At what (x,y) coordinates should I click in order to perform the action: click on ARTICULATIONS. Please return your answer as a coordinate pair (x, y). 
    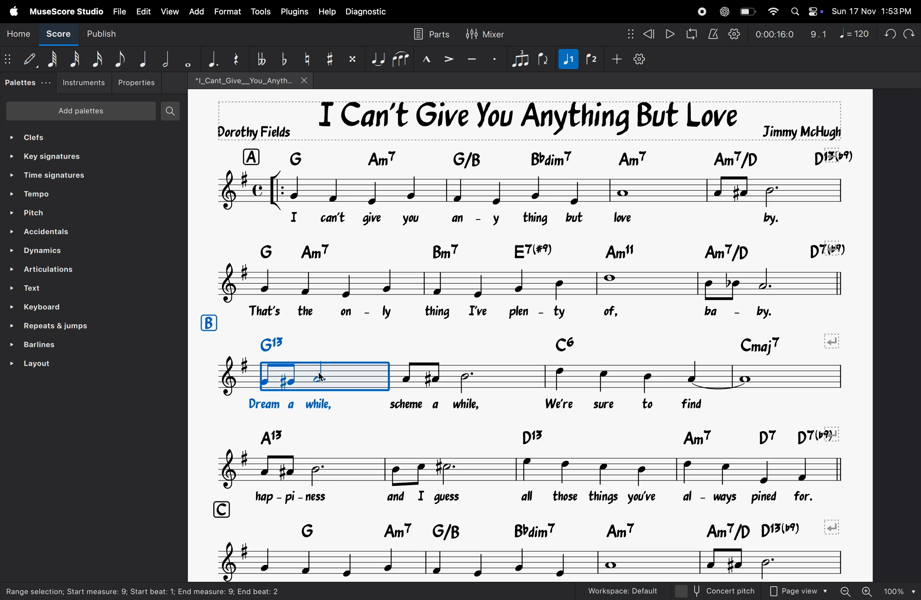
    Looking at the image, I should click on (44, 269).